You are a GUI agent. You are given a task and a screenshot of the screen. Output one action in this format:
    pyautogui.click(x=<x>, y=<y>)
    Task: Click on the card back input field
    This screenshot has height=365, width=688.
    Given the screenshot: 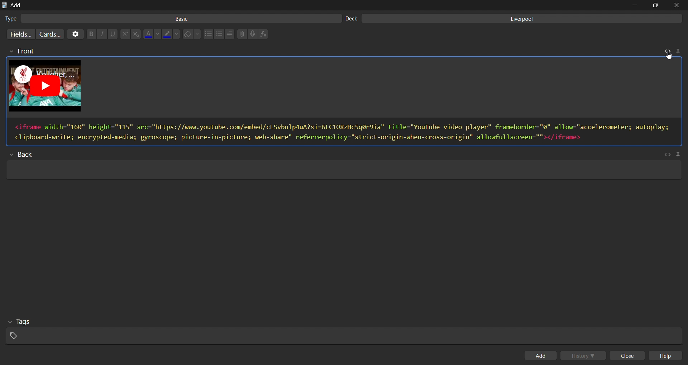 What is the action you would take?
    pyautogui.click(x=346, y=171)
    